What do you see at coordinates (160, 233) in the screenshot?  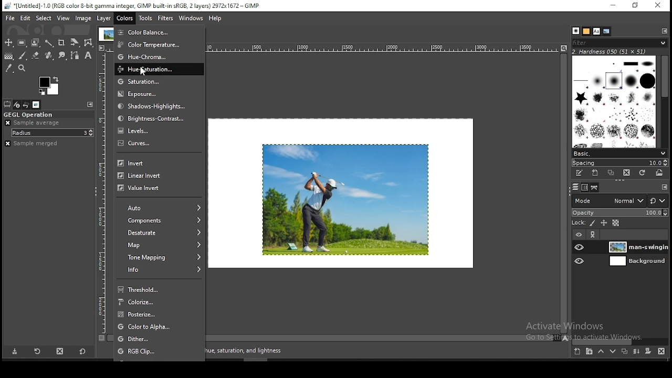 I see `desaturate` at bounding box center [160, 233].